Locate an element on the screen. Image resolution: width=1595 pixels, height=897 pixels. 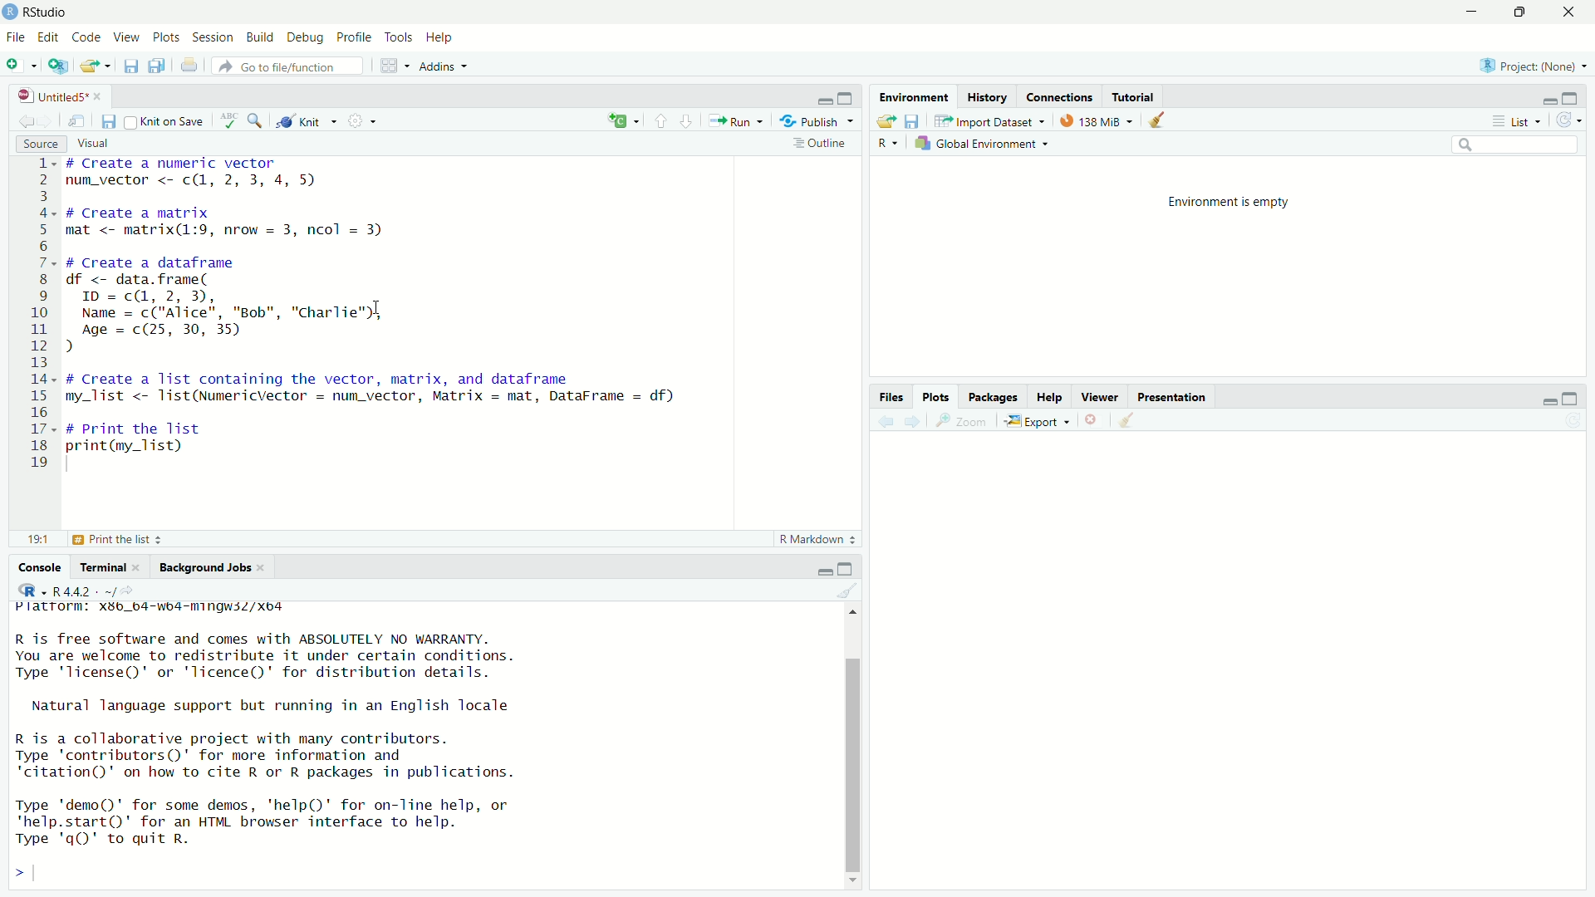
zoom is located at coordinates (961, 422).